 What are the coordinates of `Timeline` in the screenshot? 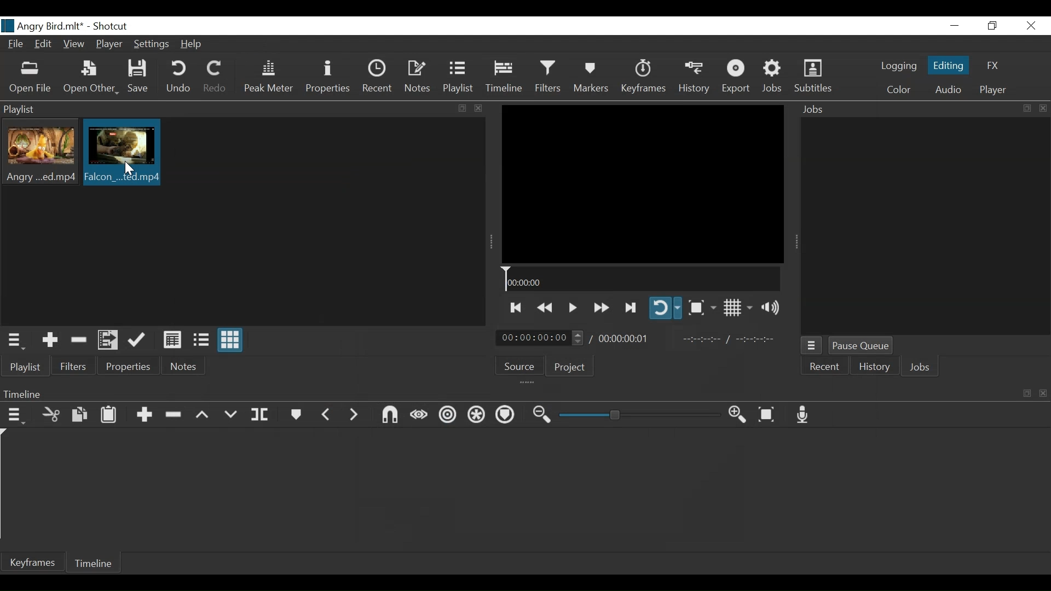 It's located at (639, 280).